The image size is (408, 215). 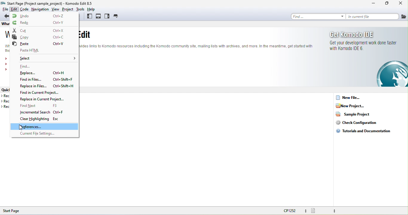 What do you see at coordinates (46, 58) in the screenshot?
I see `select` at bounding box center [46, 58].